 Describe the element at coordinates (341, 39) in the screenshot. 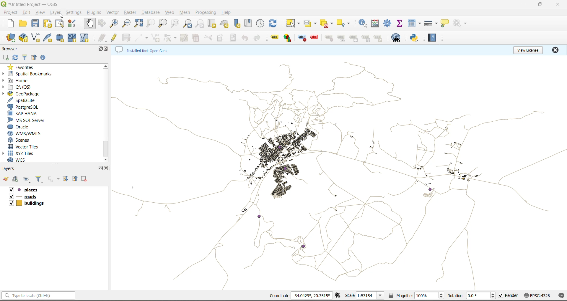

I see `label tool 6` at that location.